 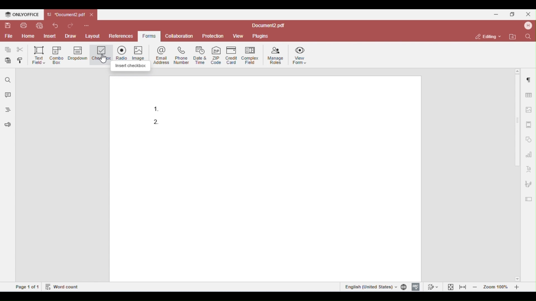 What do you see at coordinates (57, 55) in the screenshot?
I see `combo box` at bounding box center [57, 55].